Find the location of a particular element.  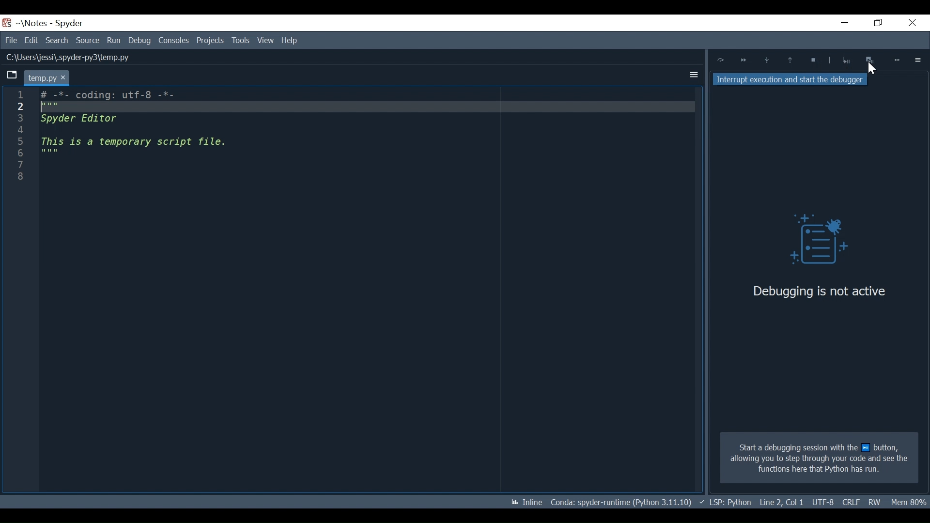

File Permission is located at coordinates (875, 502).